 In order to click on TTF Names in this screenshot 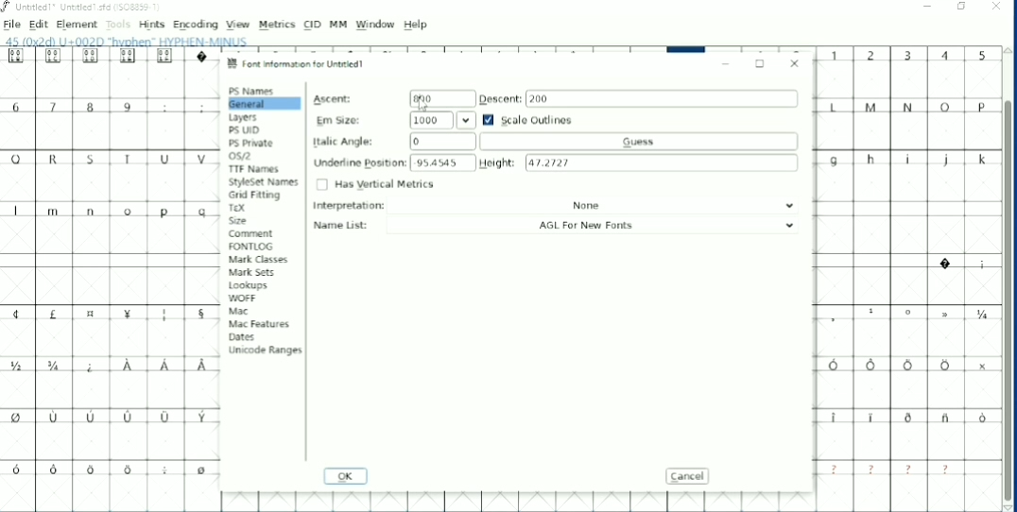, I will do `click(254, 169)`.